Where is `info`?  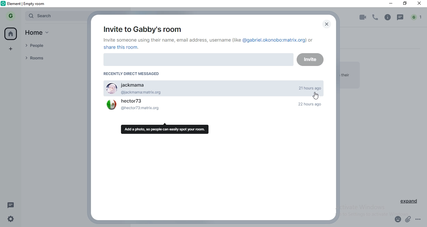
info is located at coordinates (388, 17).